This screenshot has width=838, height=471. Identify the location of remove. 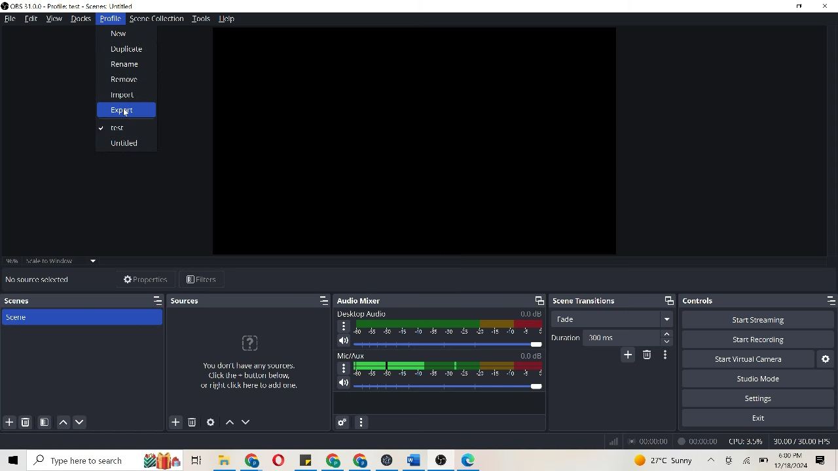
(26, 421).